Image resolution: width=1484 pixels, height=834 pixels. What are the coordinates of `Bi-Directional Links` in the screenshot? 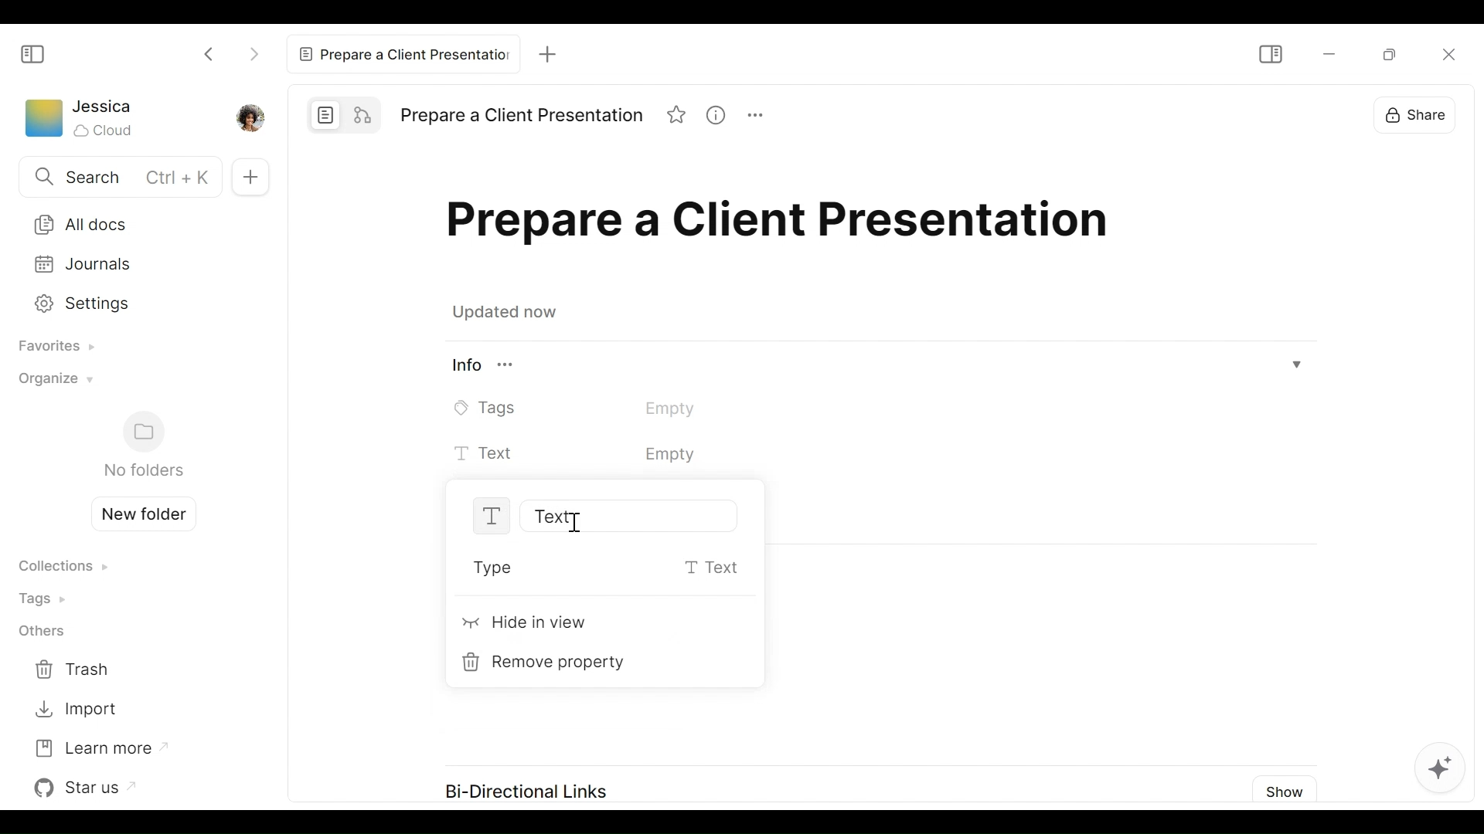 It's located at (529, 792).